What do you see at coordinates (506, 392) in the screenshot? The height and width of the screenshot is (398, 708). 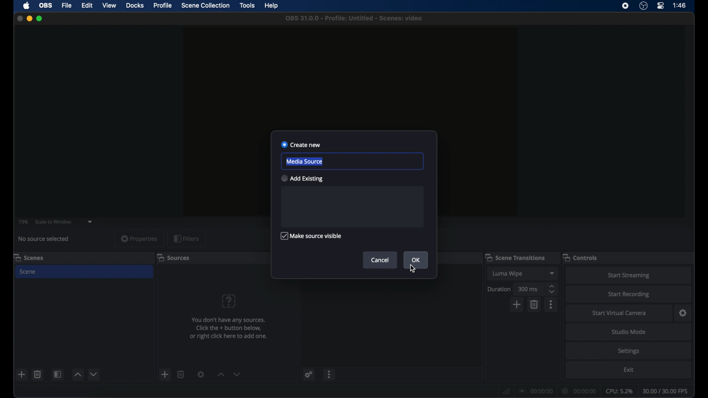 I see `network` at bounding box center [506, 392].